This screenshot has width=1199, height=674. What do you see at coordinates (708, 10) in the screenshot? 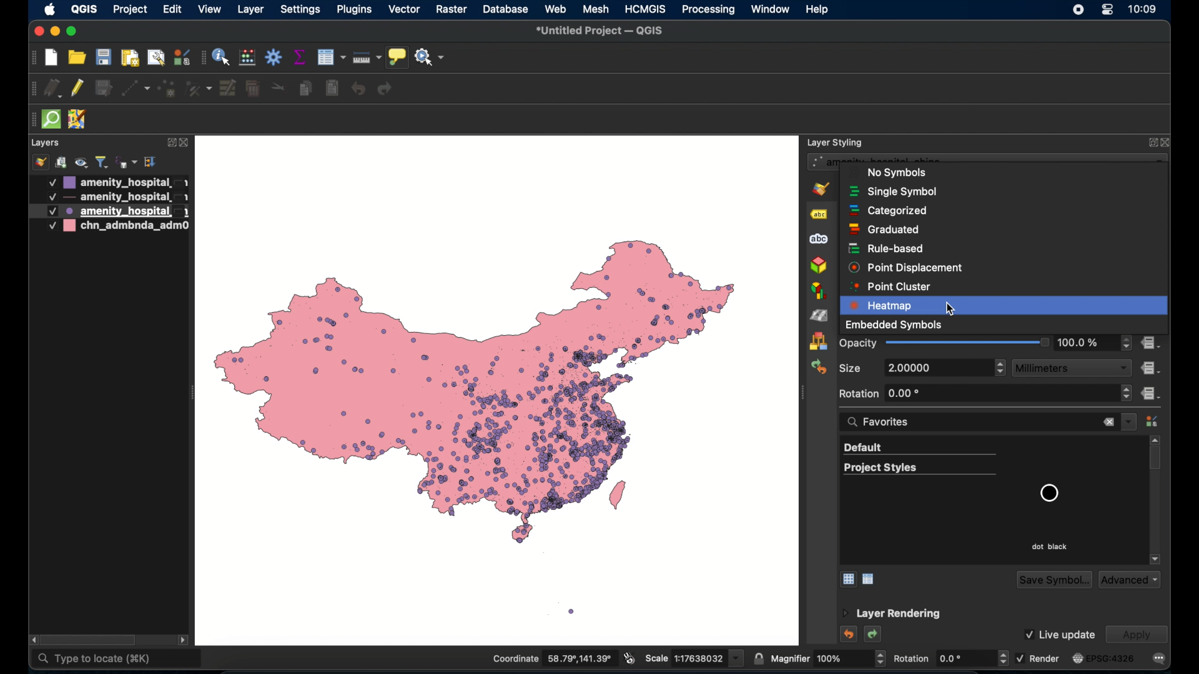
I see `processing` at bounding box center [708, 10].